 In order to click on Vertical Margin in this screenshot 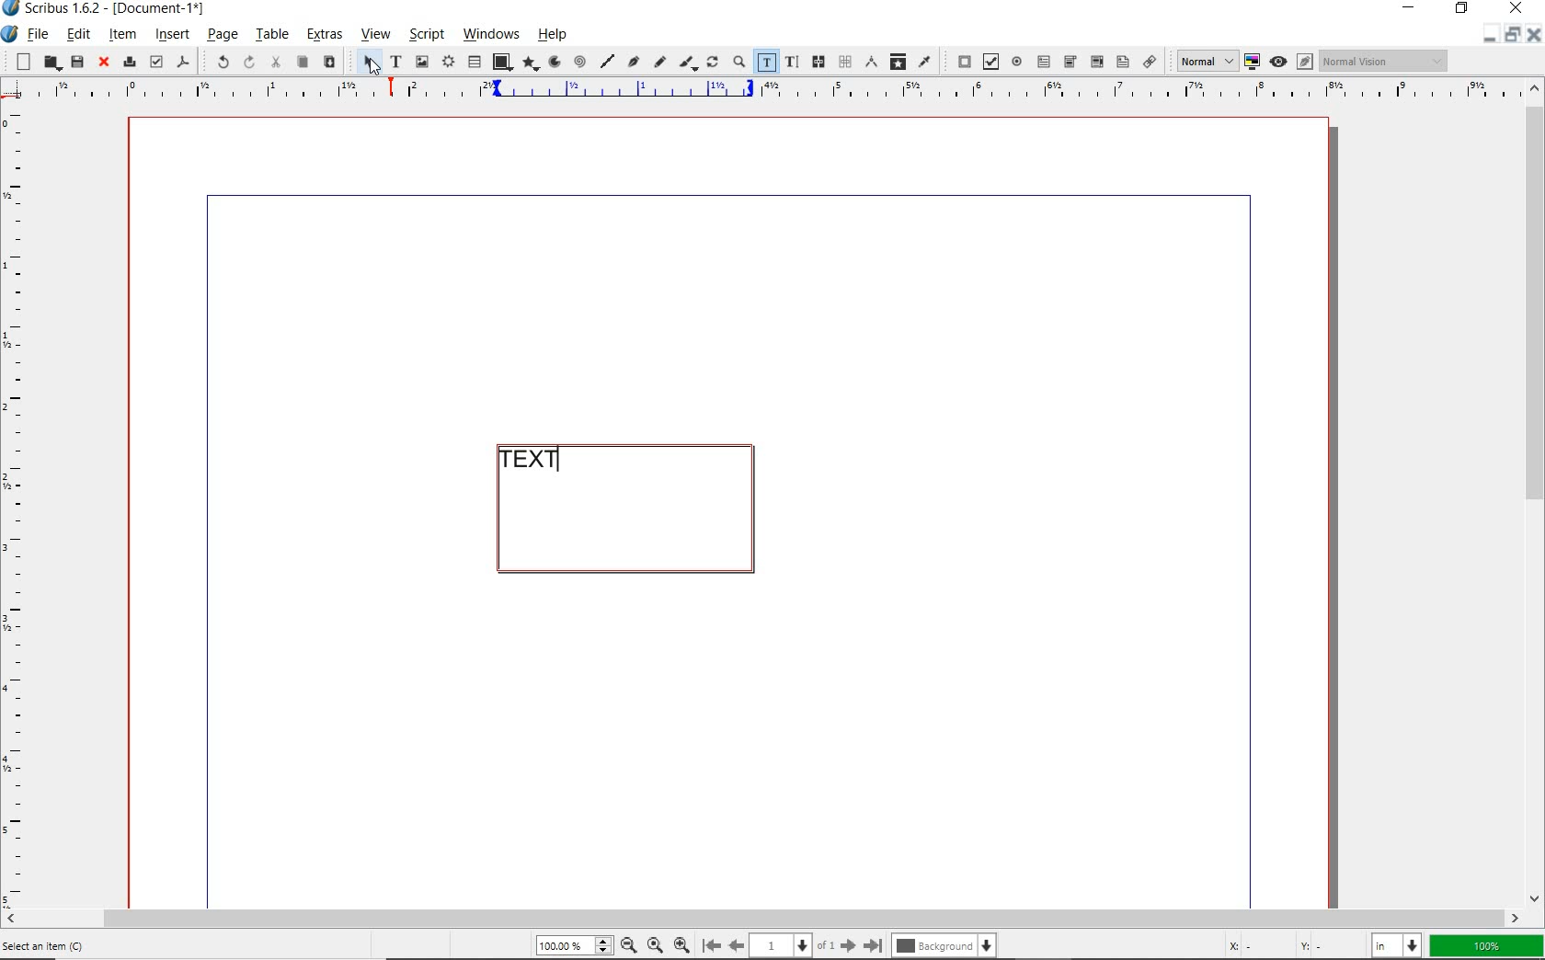, I will do `click(21, 506)`.